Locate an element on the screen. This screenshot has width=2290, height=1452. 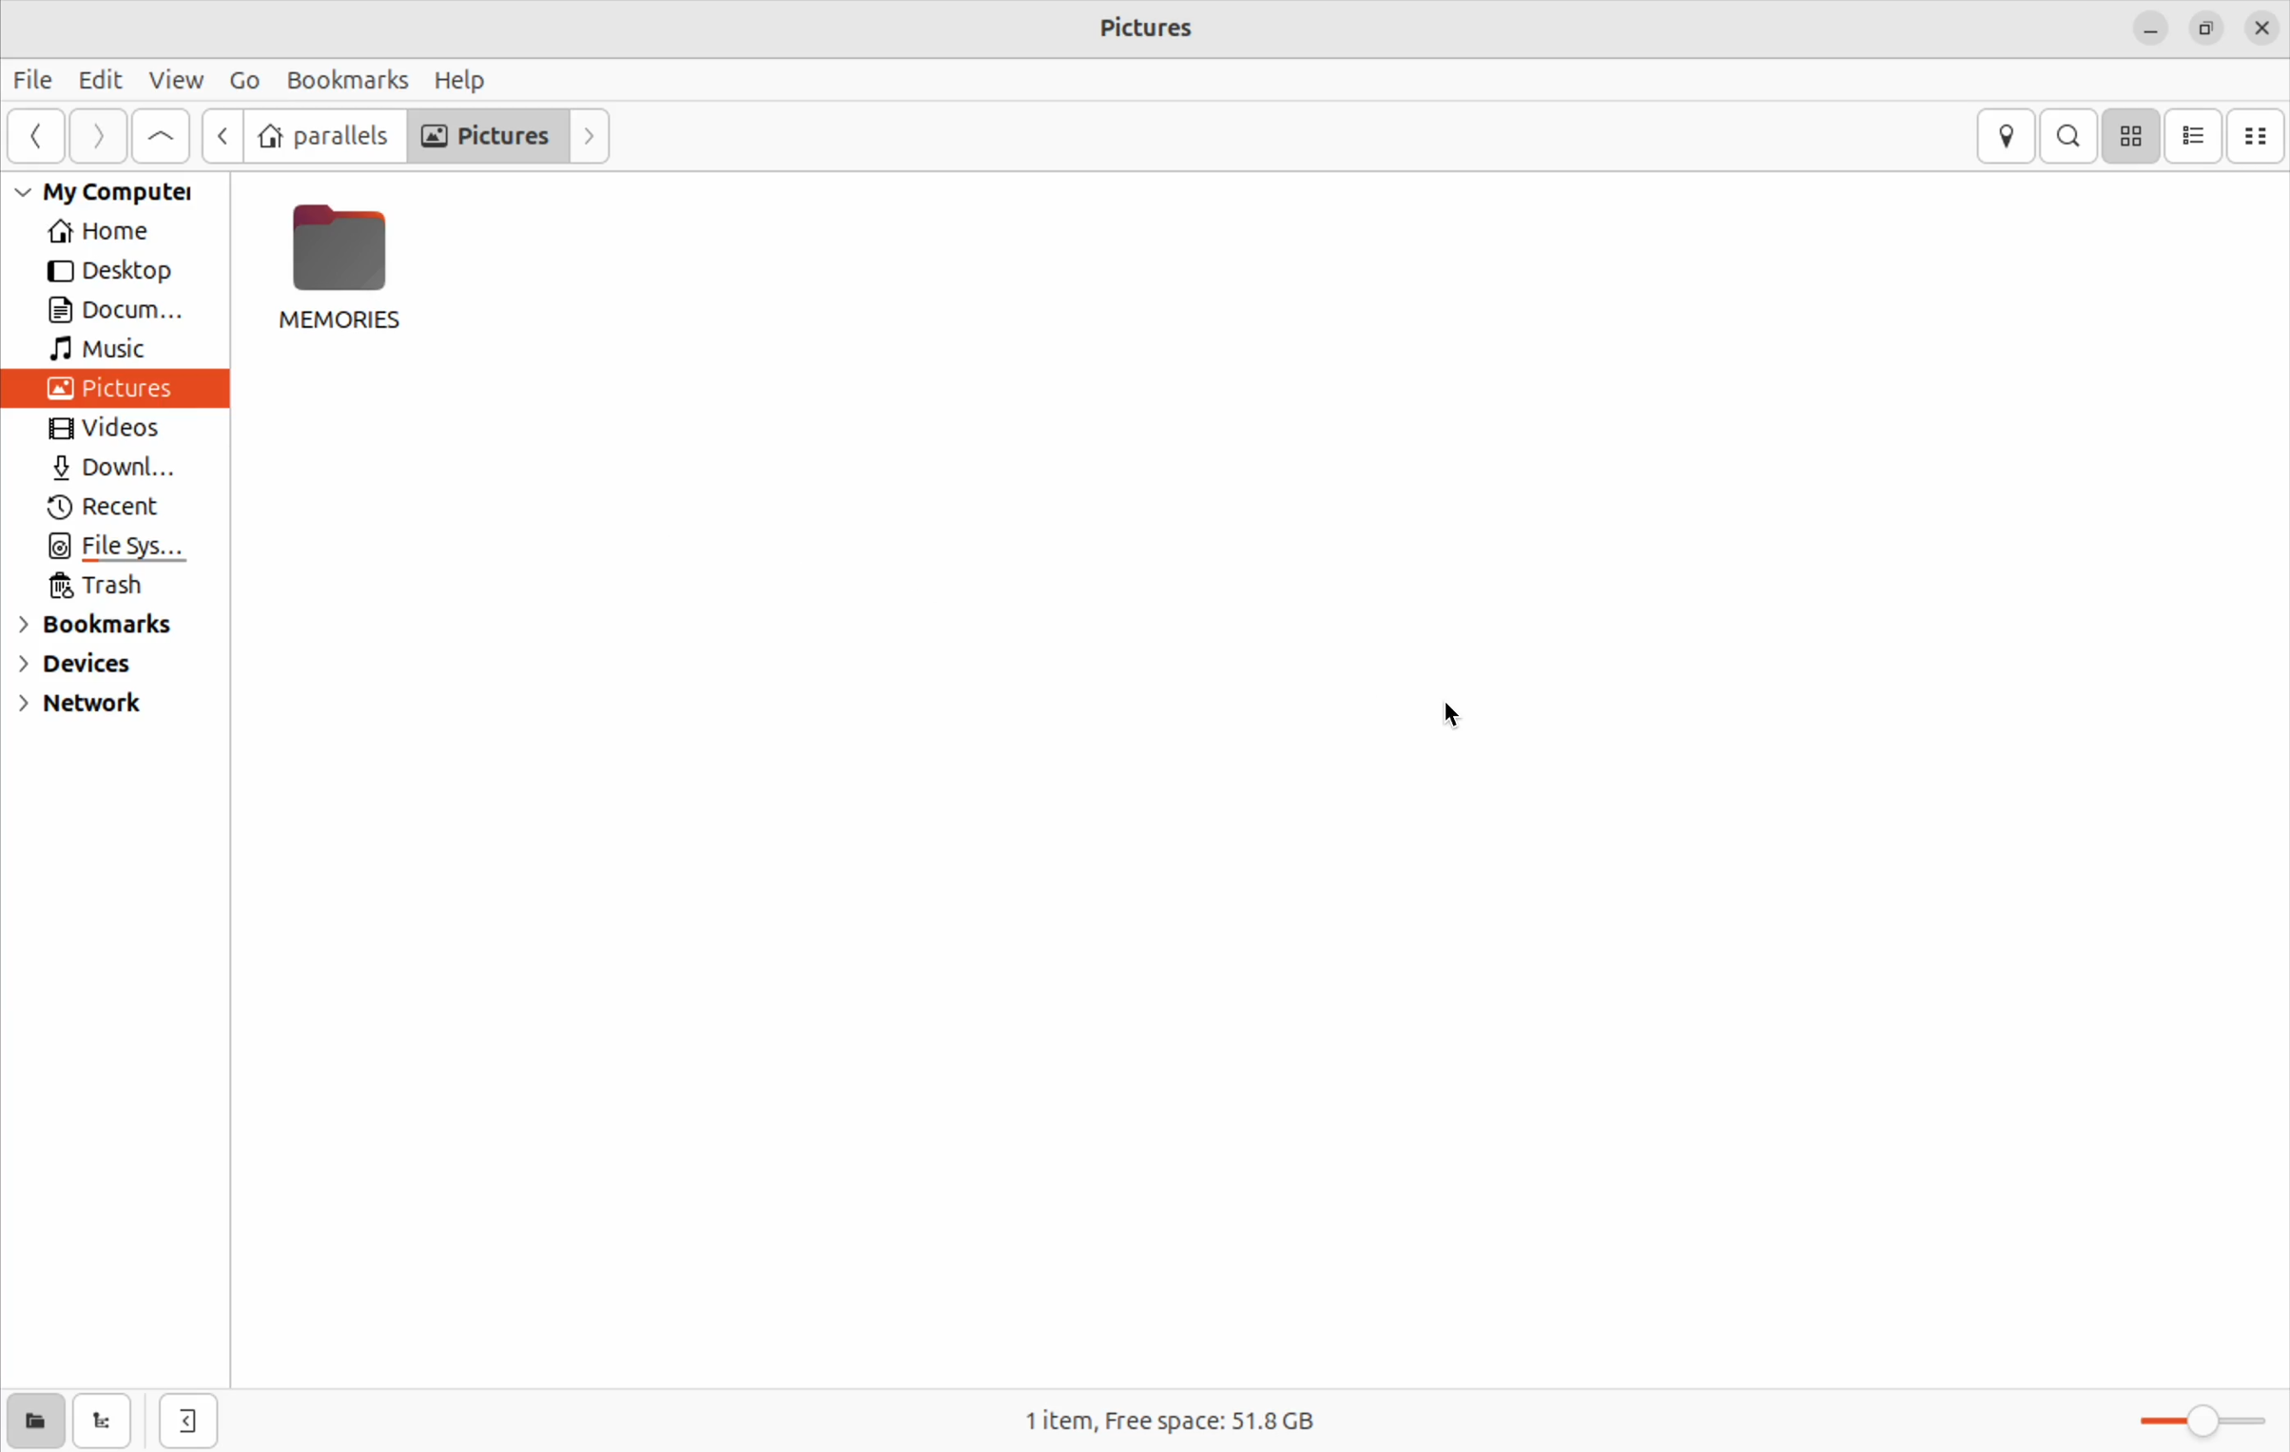
close is located at coordinates (2267, 24).